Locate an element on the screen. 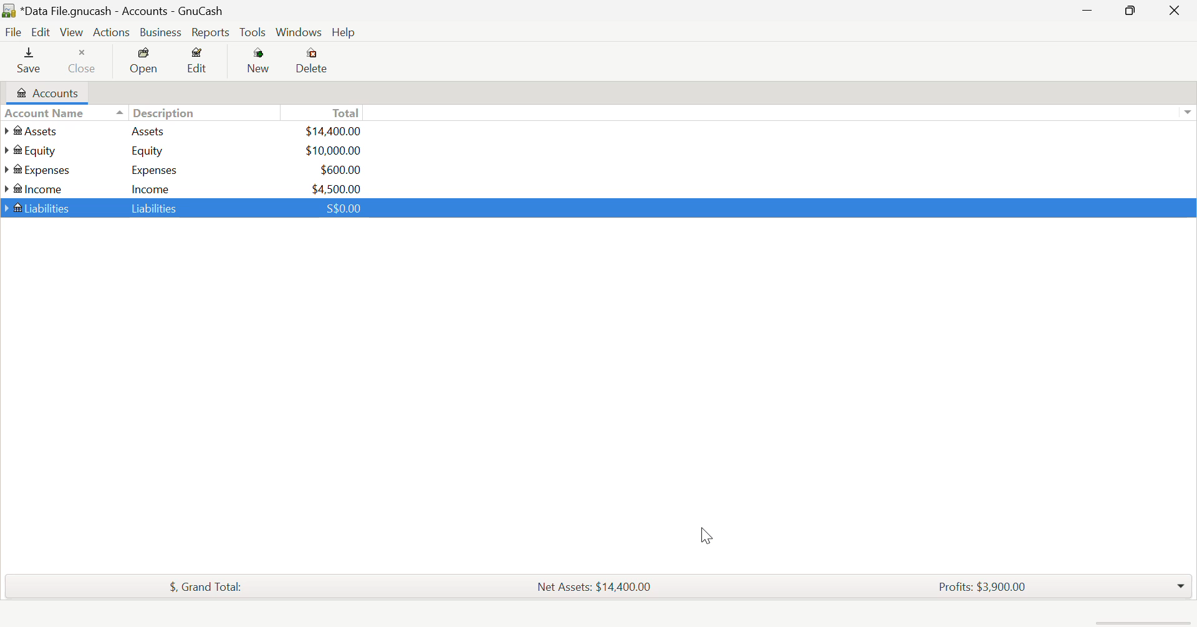  Edit is located at coordinates (198, 63).